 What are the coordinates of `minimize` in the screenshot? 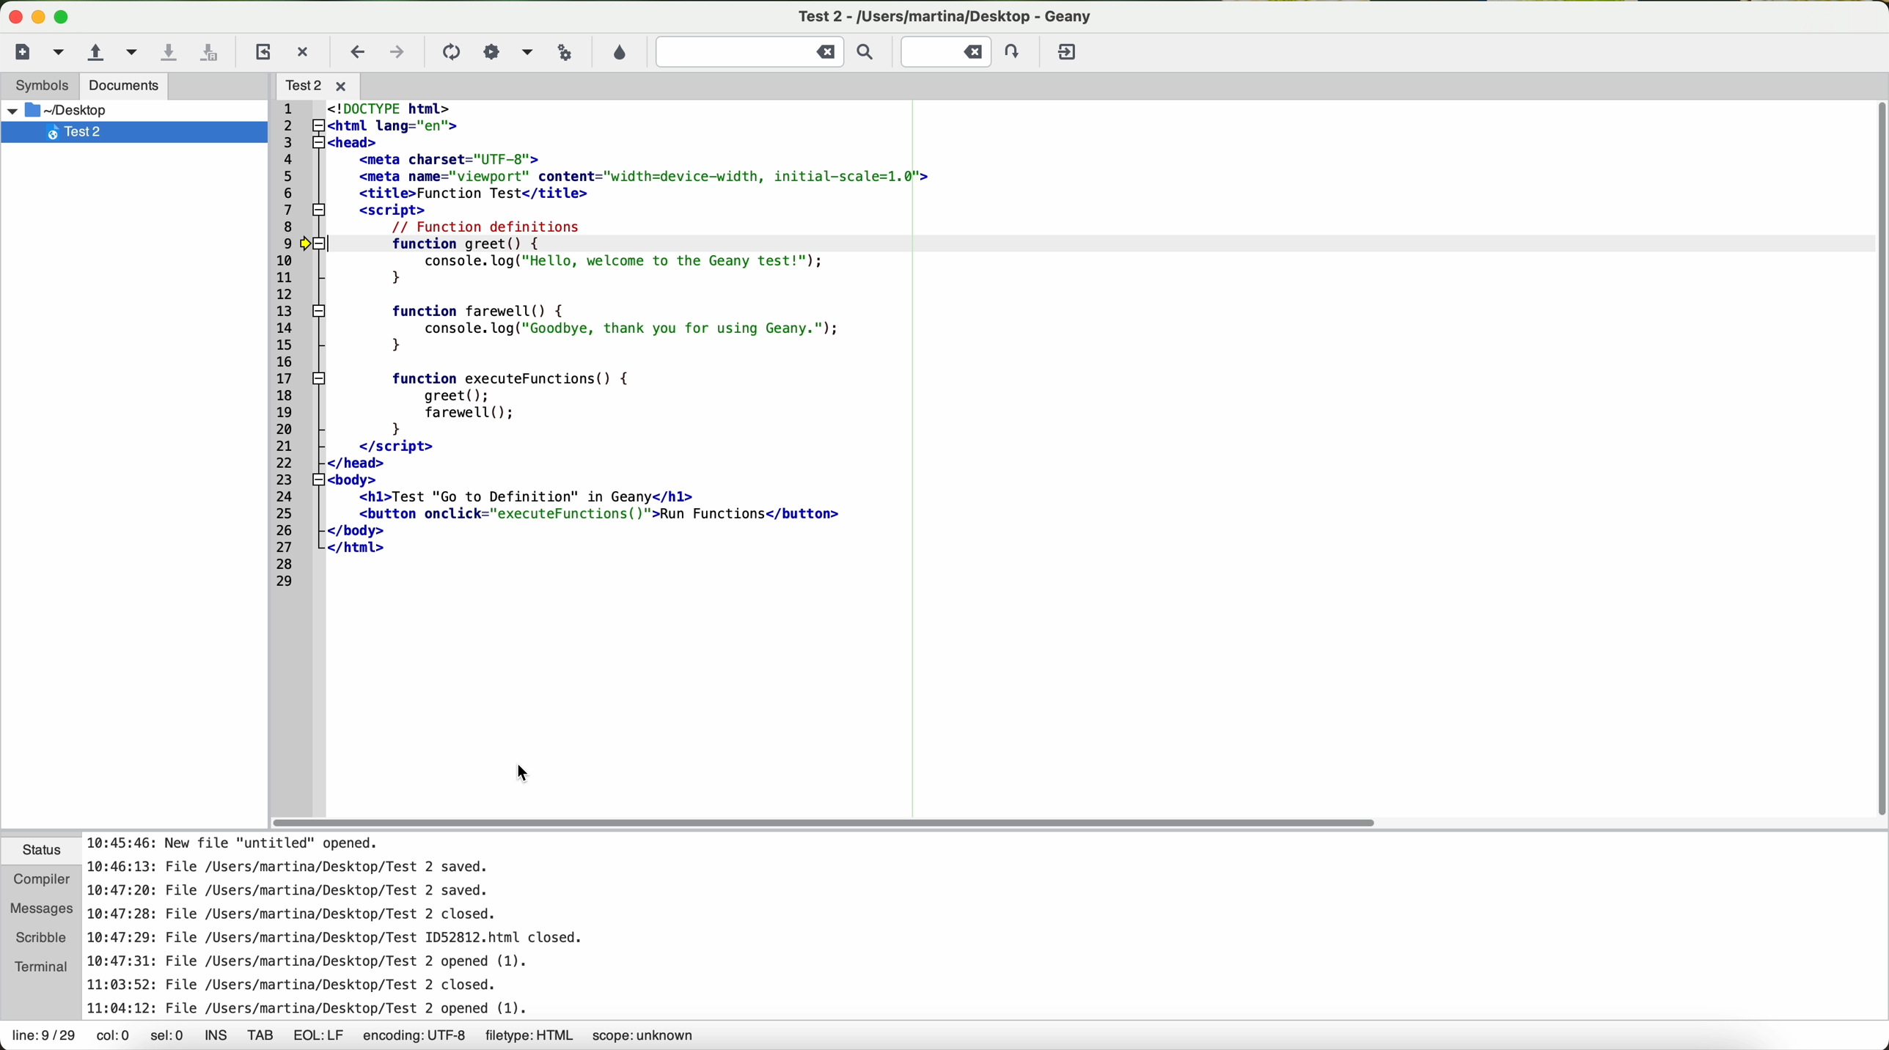 It's located at (39, 18).